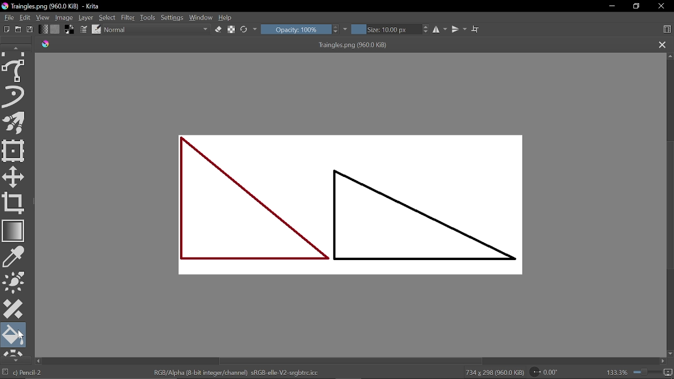 The width and height of the screenshot is (674, 379). What do you see at coordinates (15, 177) in the screenshot?
I see `Move a layer` at bounding box center [15, 177].